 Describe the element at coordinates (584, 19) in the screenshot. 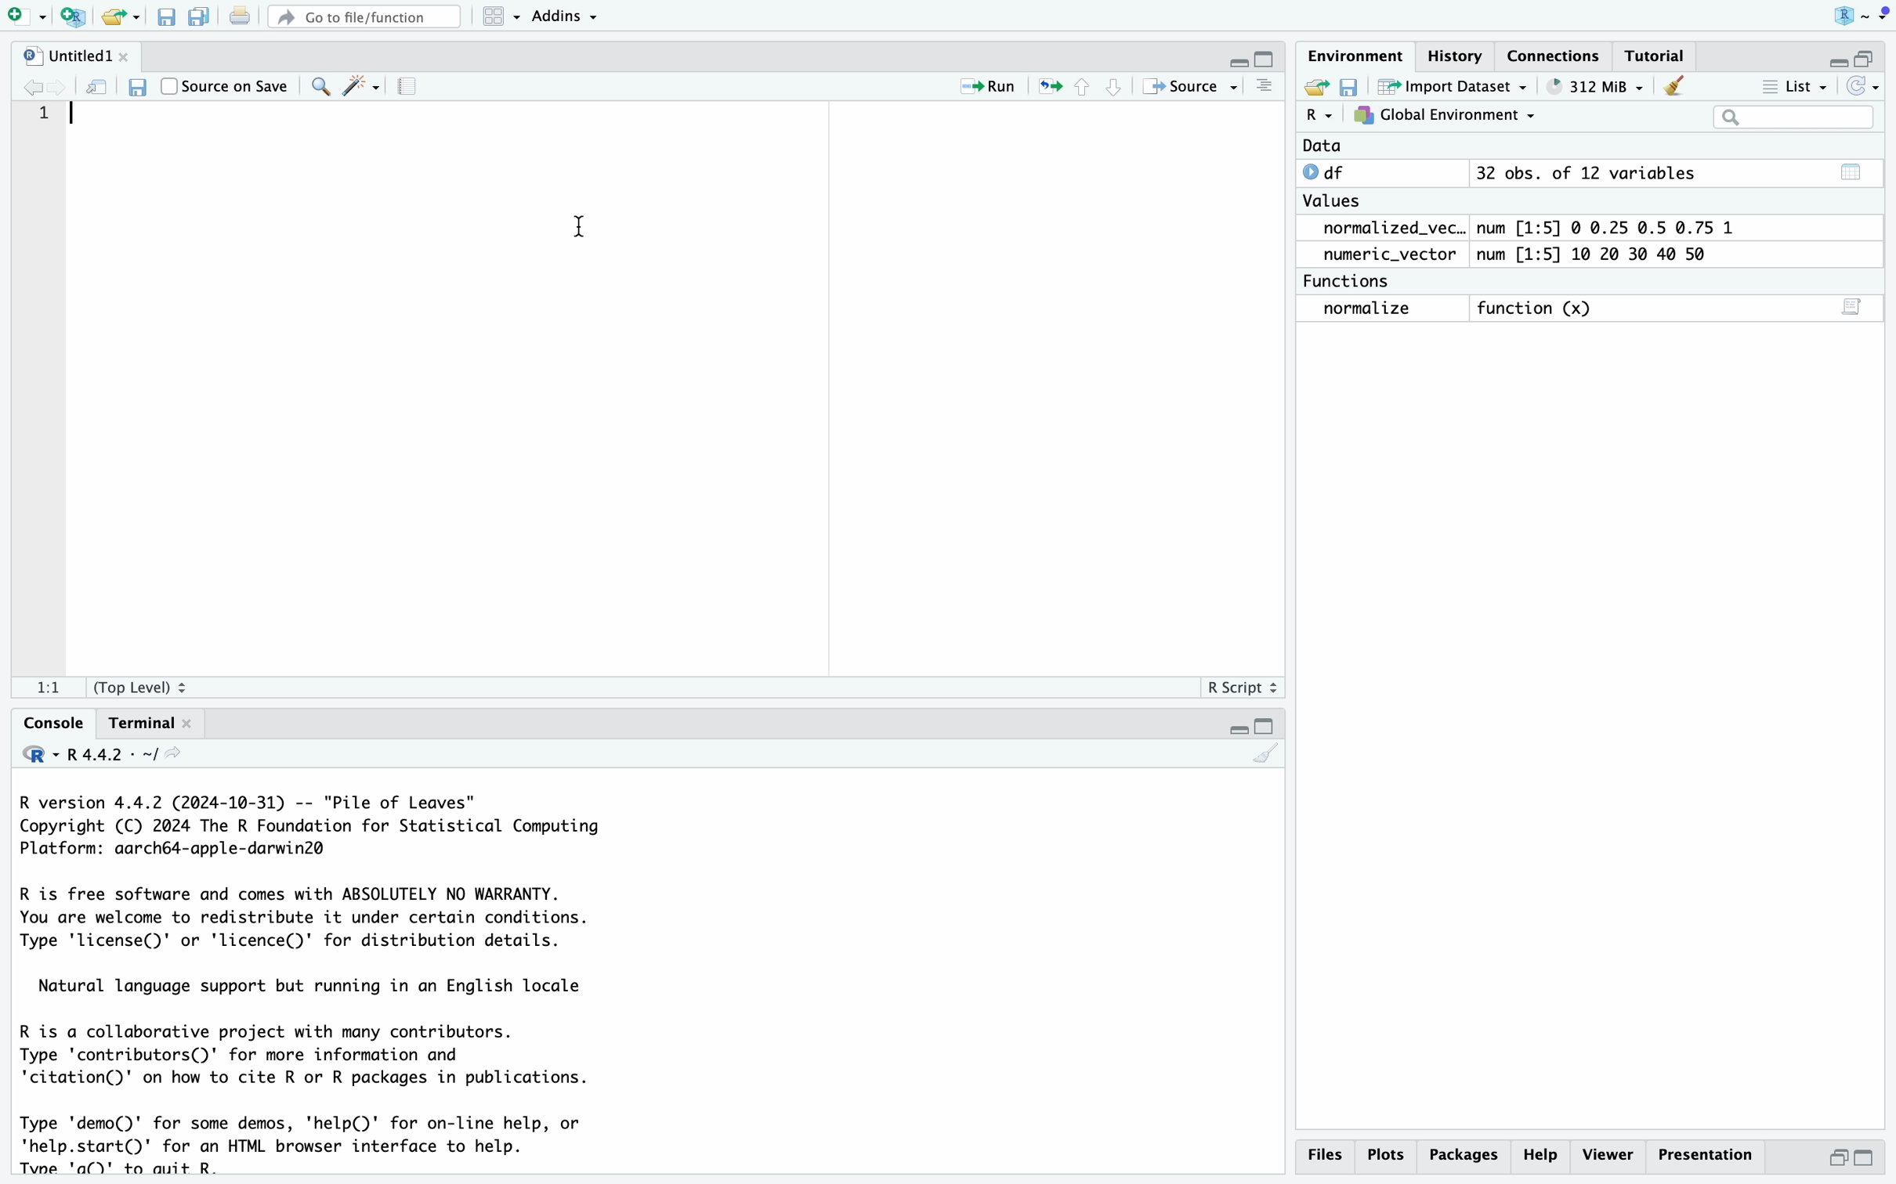

I see `~ Addins ~` at that location.